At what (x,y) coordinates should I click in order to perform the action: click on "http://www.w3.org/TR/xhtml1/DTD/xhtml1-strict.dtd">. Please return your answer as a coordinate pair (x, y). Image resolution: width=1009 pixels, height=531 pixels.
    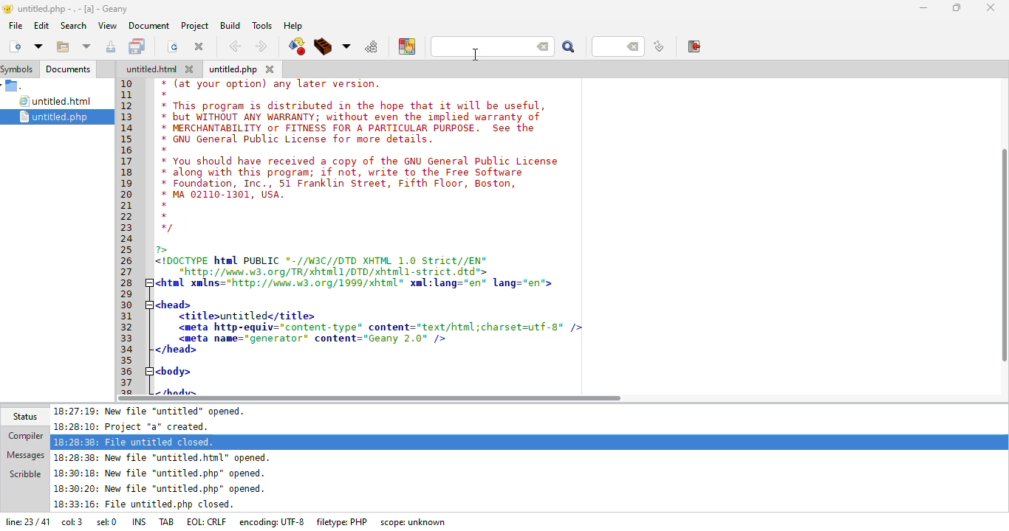
    Looking at the image, I should click on (323, 271).